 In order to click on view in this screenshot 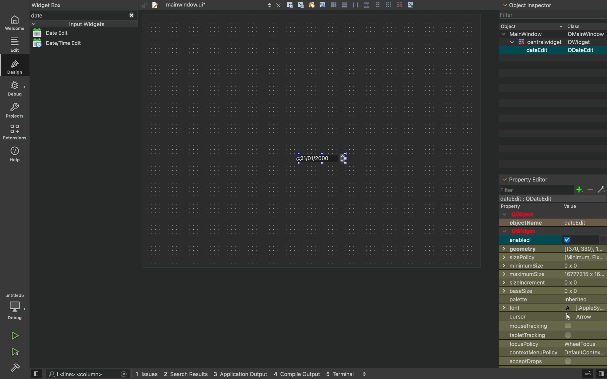, I will do `click(601, 373)`.